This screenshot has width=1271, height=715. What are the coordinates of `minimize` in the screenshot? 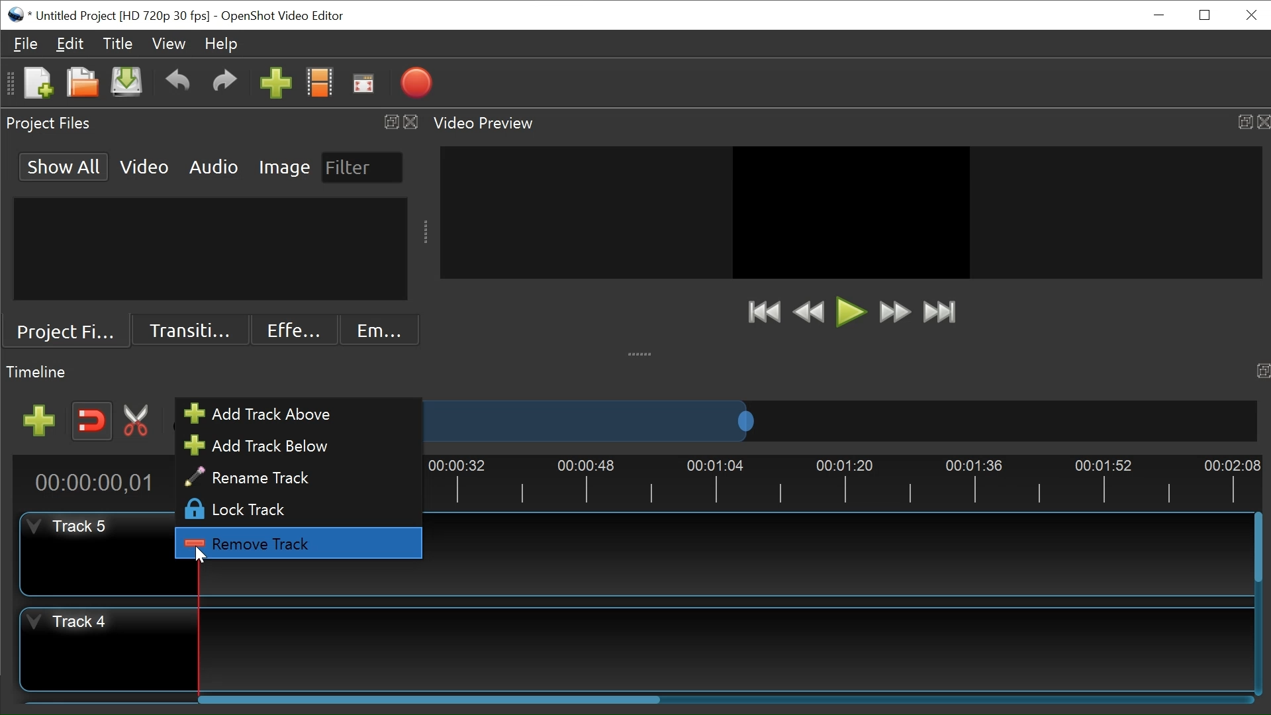 It's located at (1157, 15).